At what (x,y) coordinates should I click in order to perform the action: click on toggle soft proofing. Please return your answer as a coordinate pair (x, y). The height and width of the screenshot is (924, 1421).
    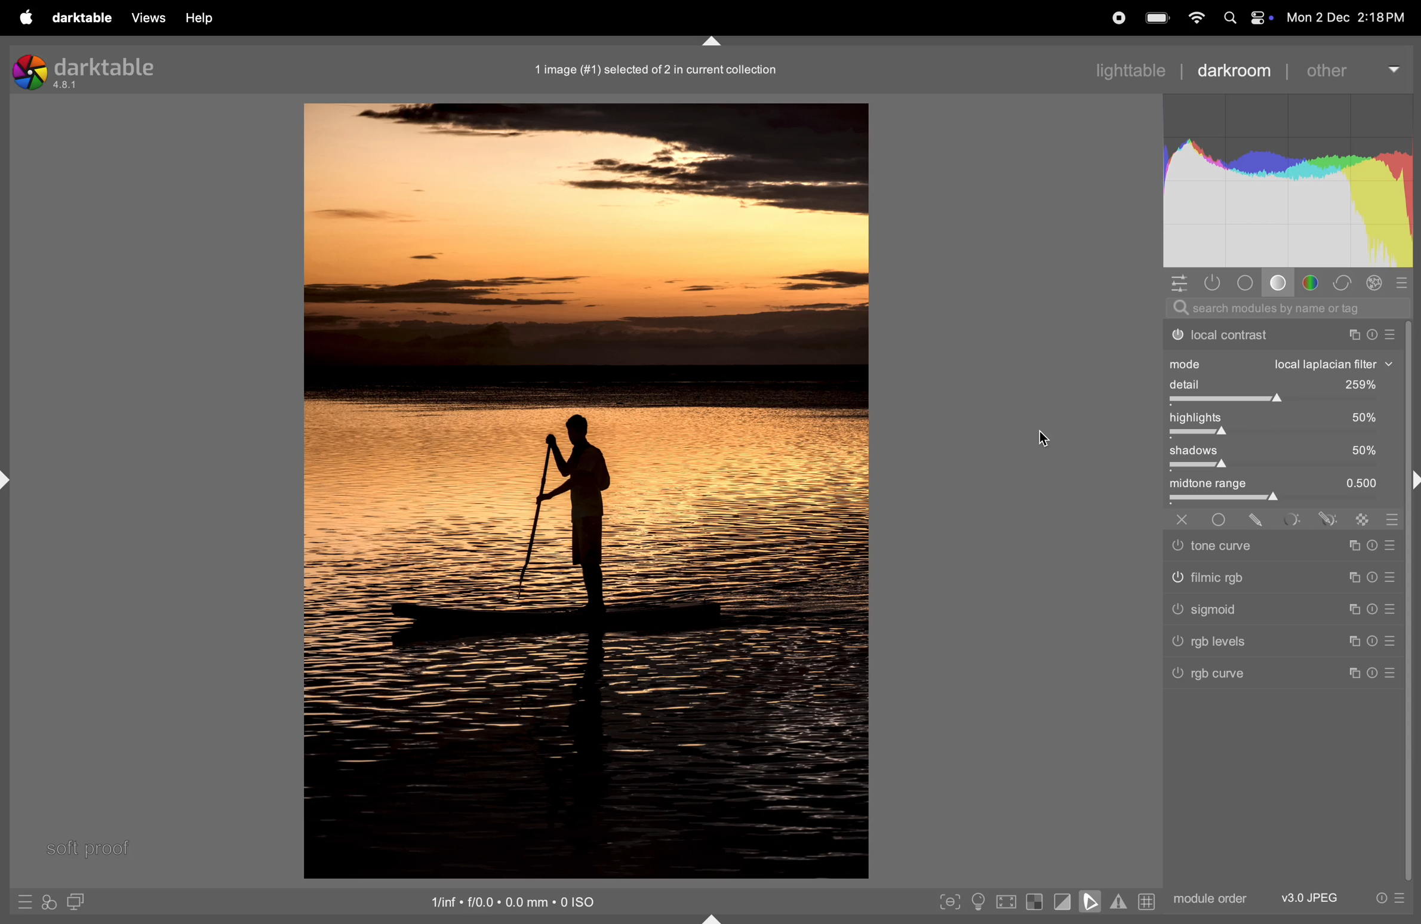
    Looking at the image, I should click on (1088, 900).